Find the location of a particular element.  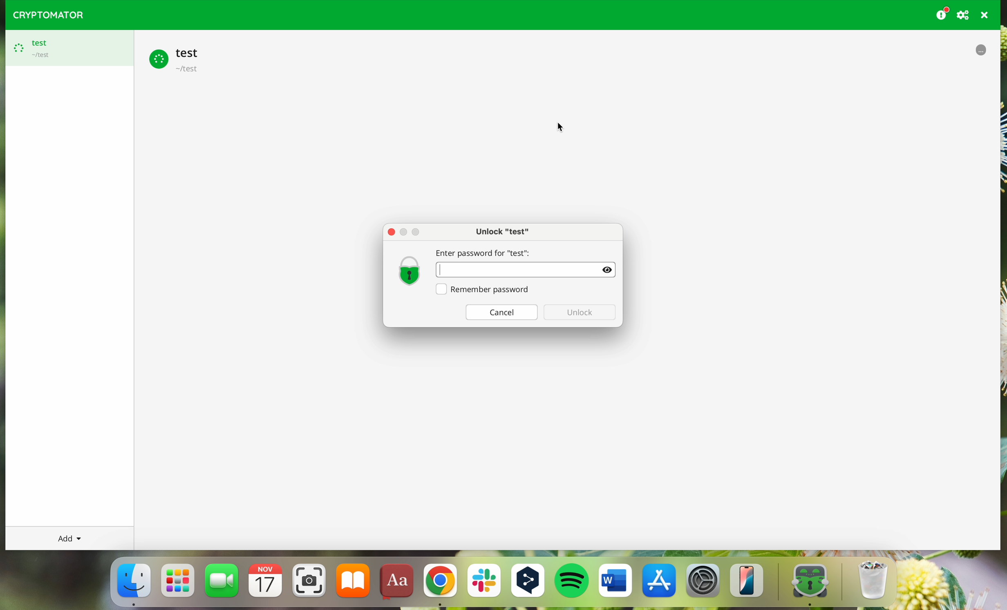

cryptomator app is located at coordinates (804, 583).